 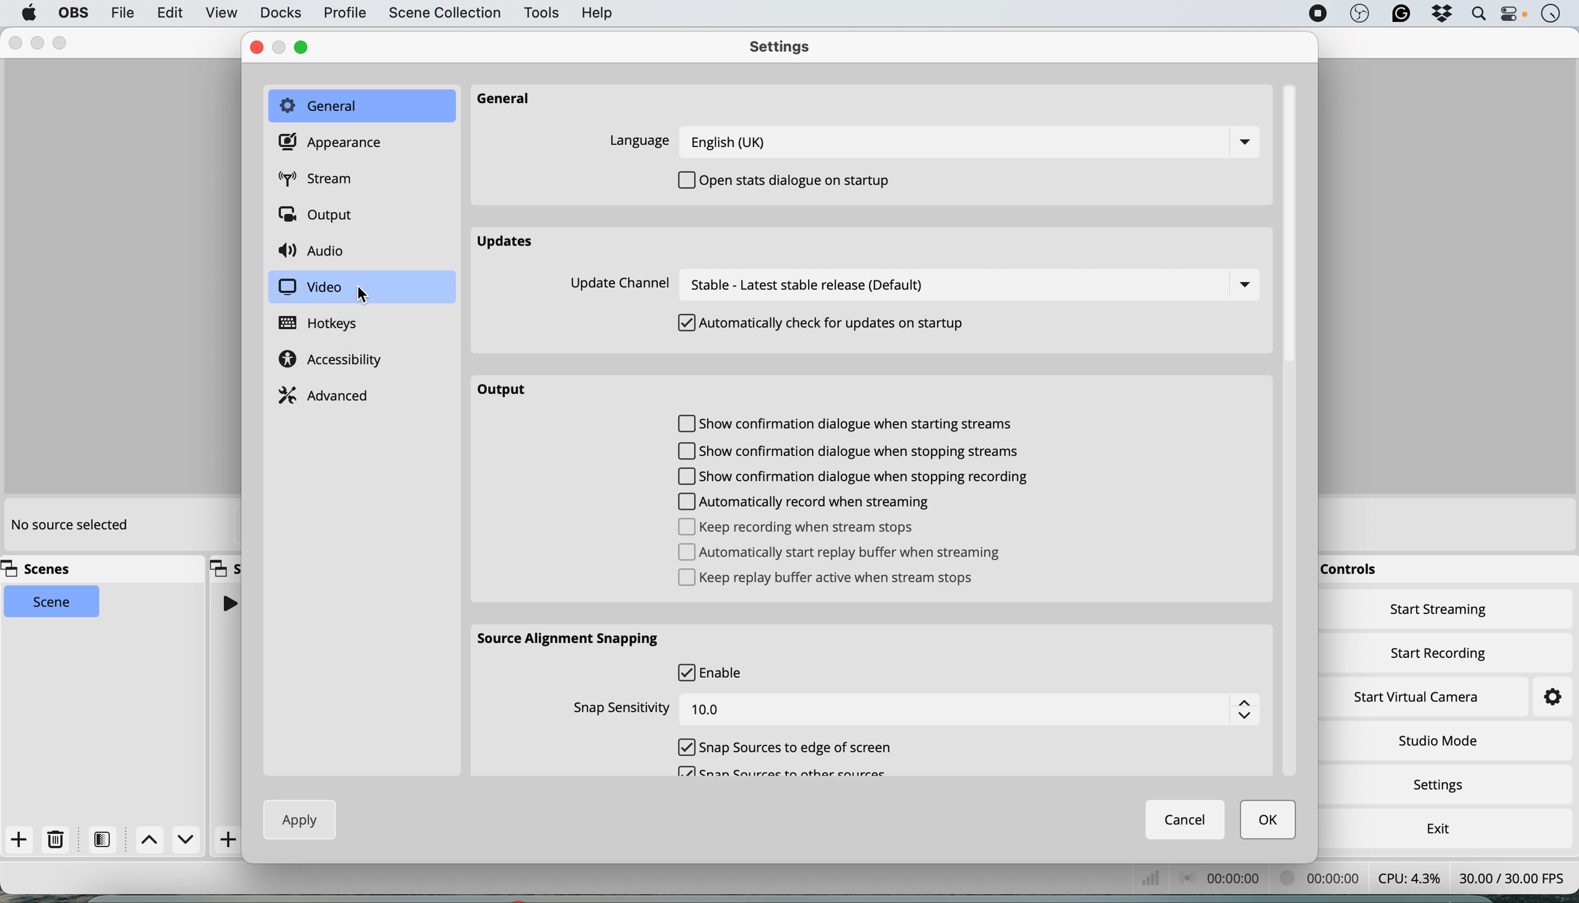 I want to click on start virtual camera, so click(x=1418, y=697).